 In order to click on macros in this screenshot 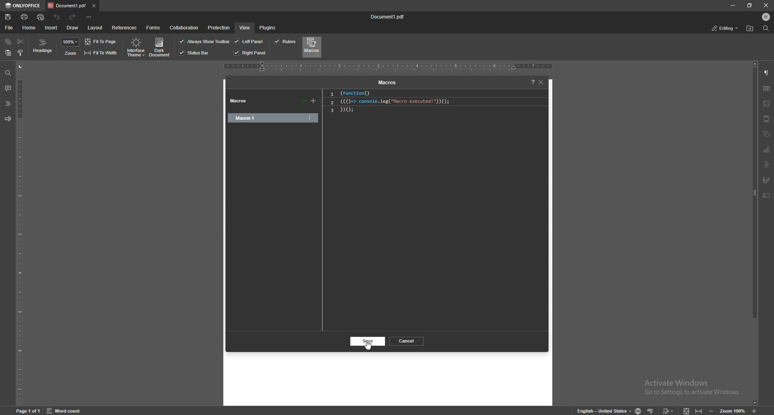, I will do `click(386, 83)`.